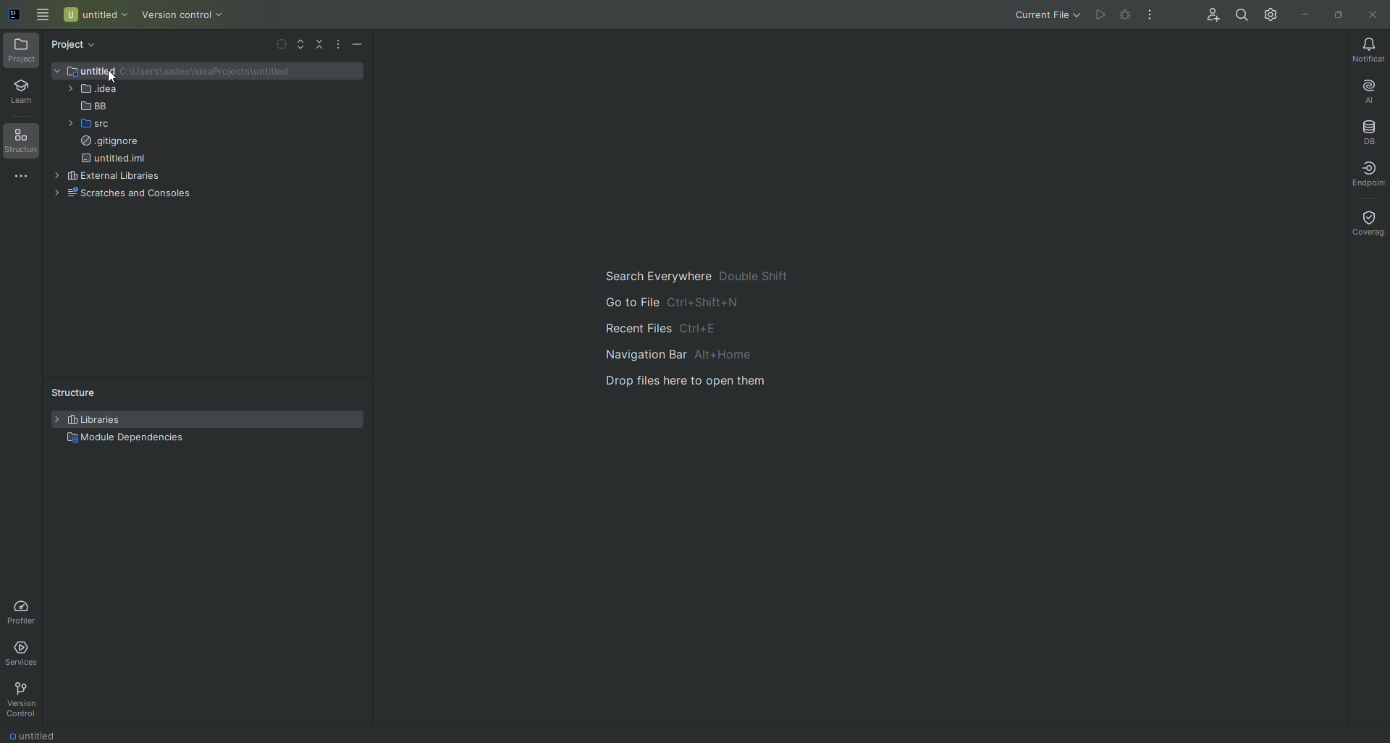 The height and width of the screenshot is (743, 1390). I want to click on Folder path, so click(216, 74).